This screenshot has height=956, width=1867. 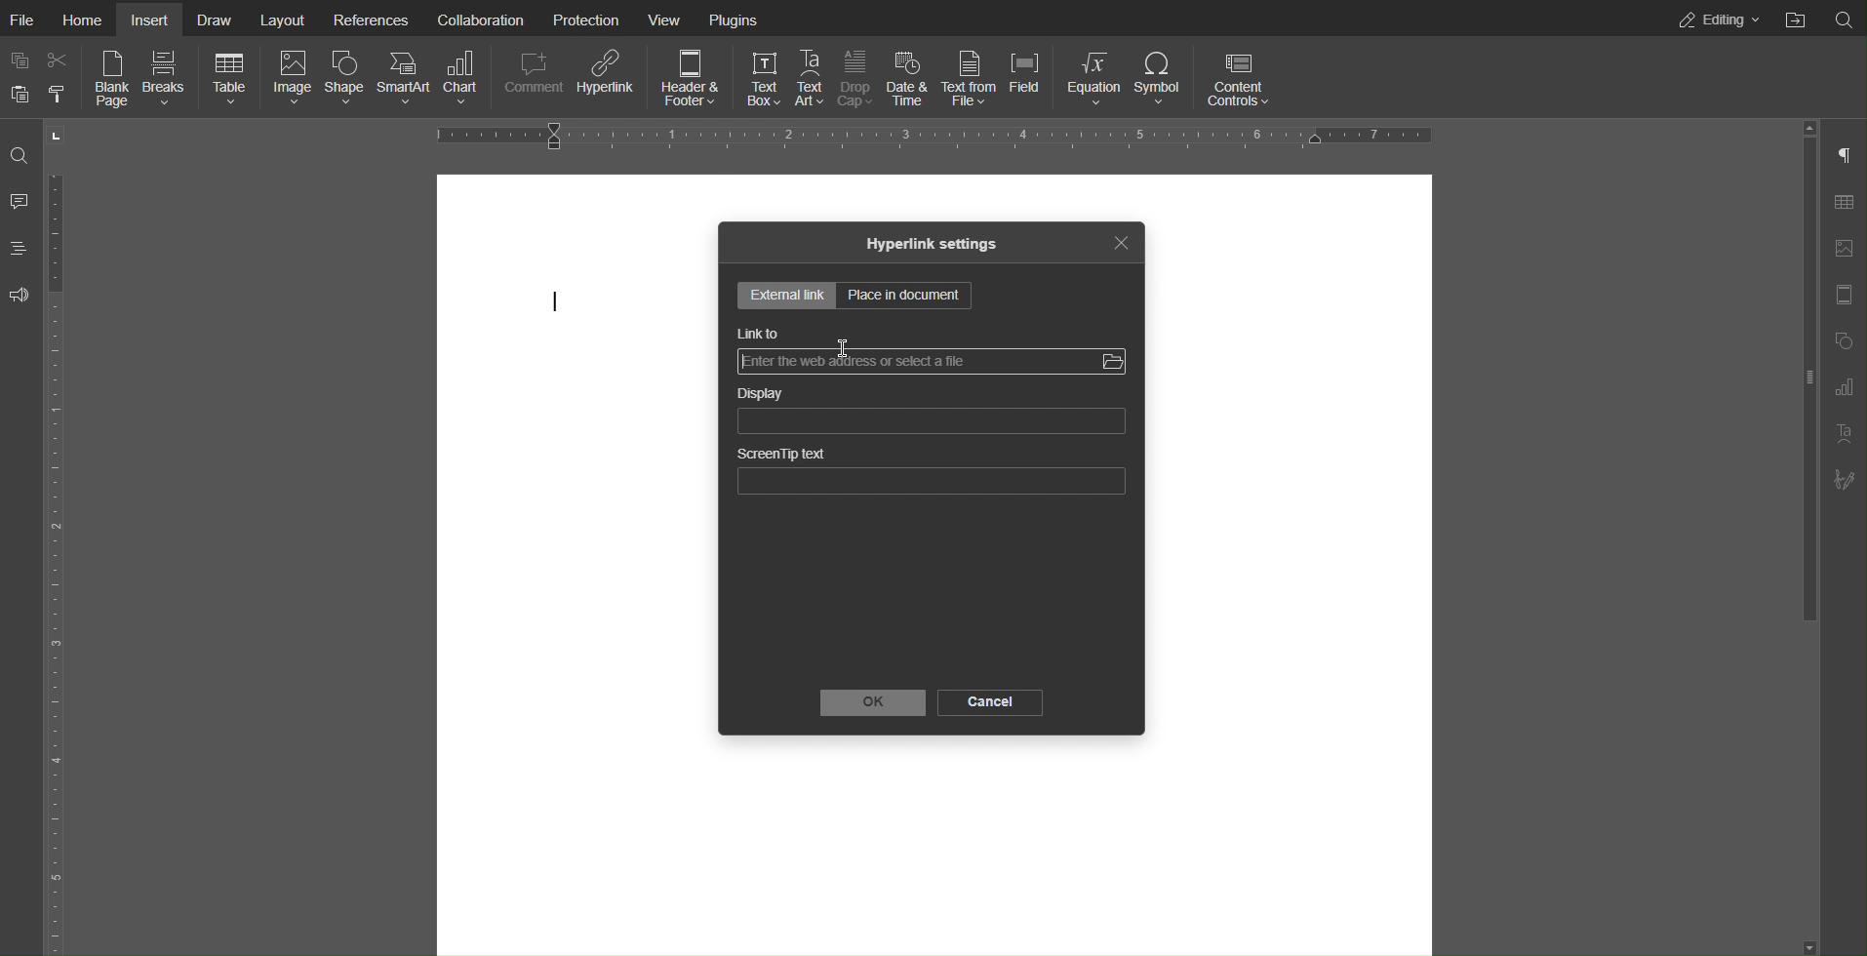 What do you see at coordinates (1843, 298) in the screenshot?
I see `Header Footer` at bounding box center [1843, 298].